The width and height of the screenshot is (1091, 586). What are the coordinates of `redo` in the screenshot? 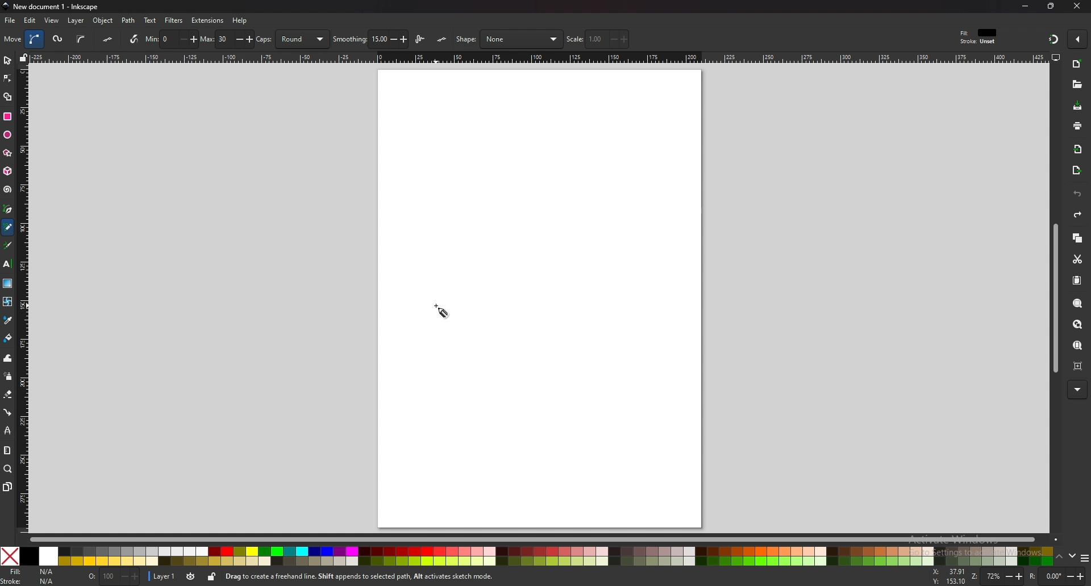 It's located at (1077, 215).